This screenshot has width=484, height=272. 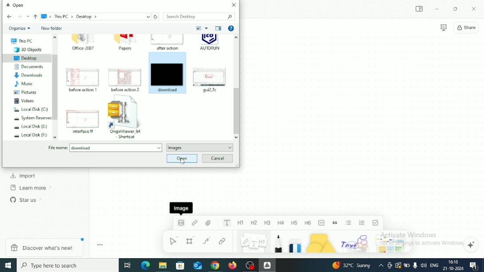 What do you see at coordinates (25, 199) in the screenshot?
I see `Star us` at bounding box center [25, 199].